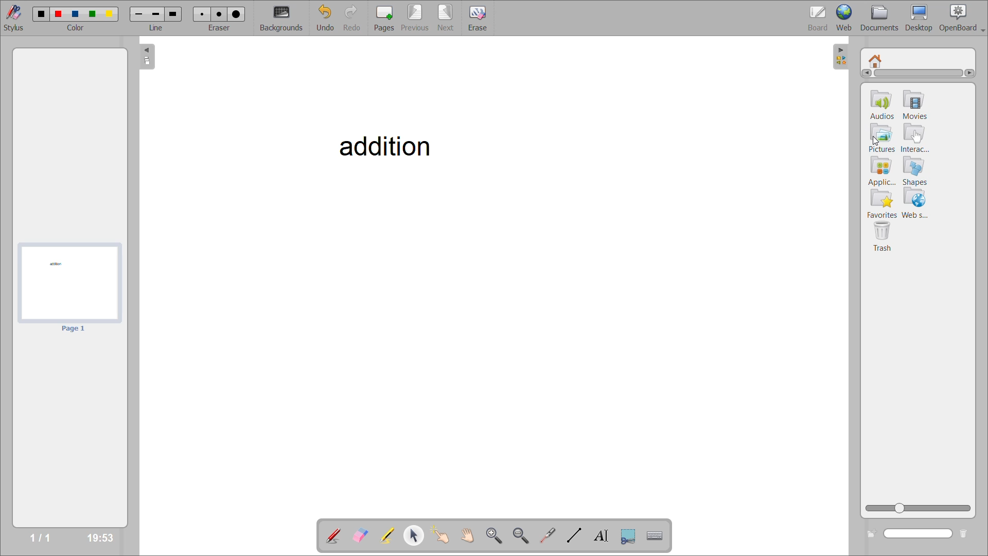  Describe the element at coordinates (203, 13) in the screenshot. I see `eraser 1` at that location.